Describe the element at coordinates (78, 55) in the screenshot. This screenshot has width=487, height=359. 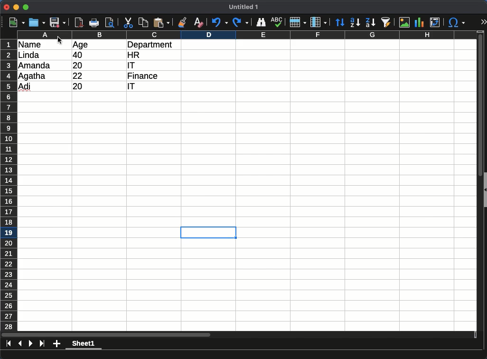
I see `40` at that location.